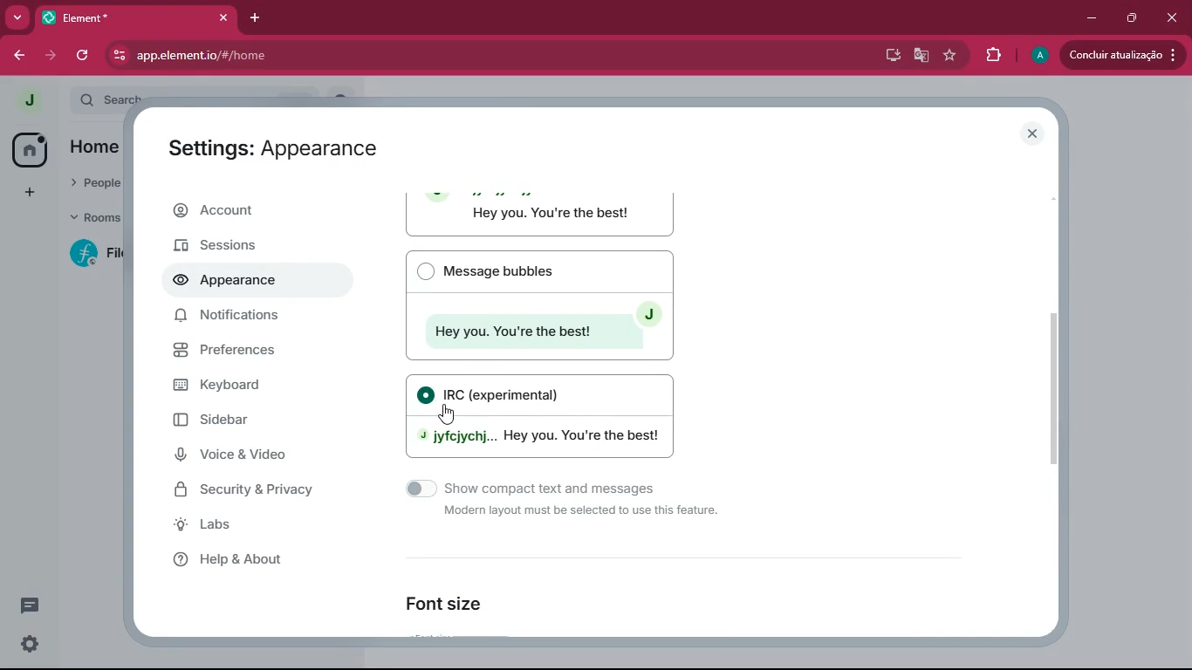 This screenshot has height=670, width=1192. I want to click on more, so click(17, 17).